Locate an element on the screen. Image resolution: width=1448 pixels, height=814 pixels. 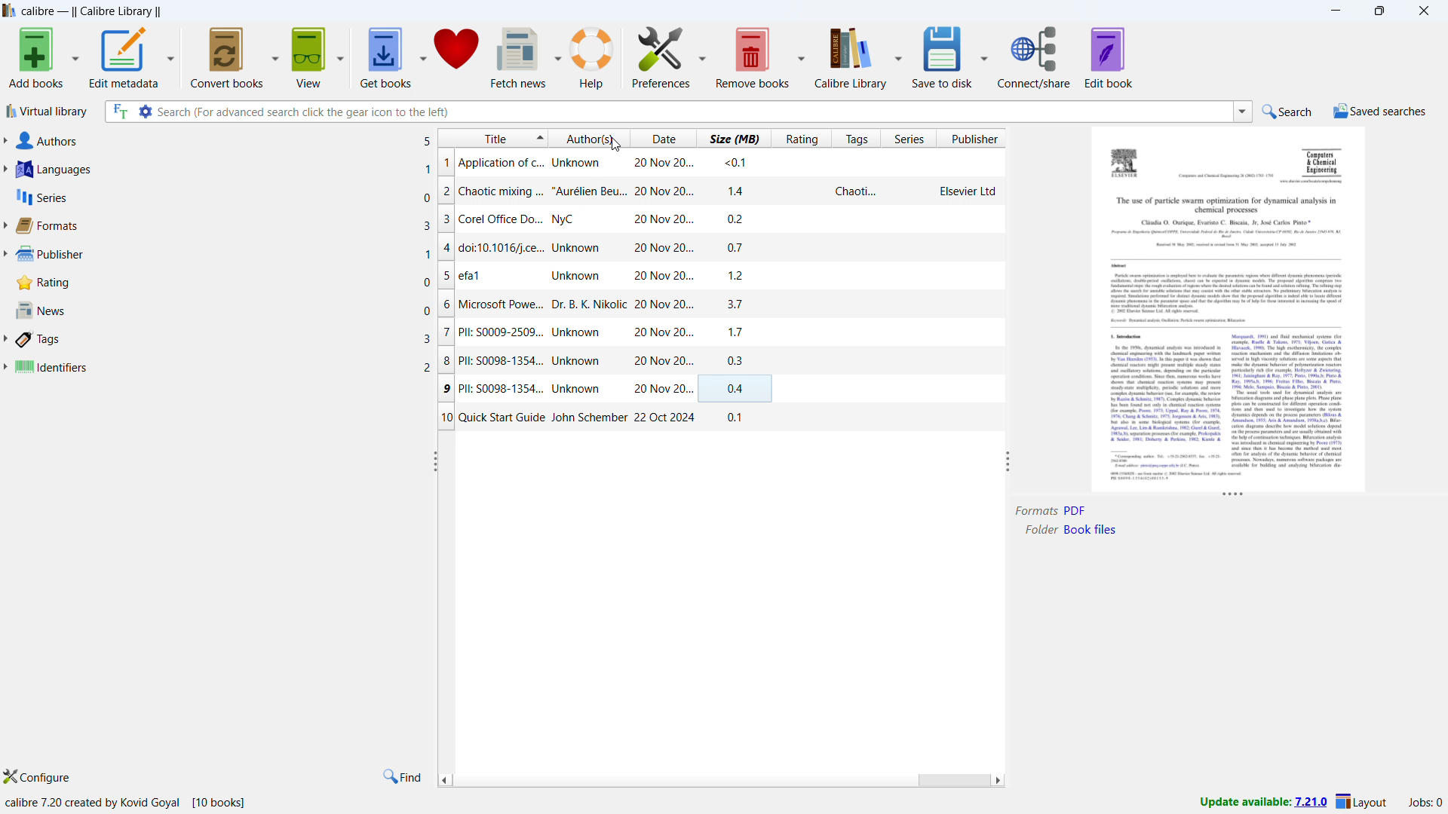
1 is located at coordinates (446, 164).